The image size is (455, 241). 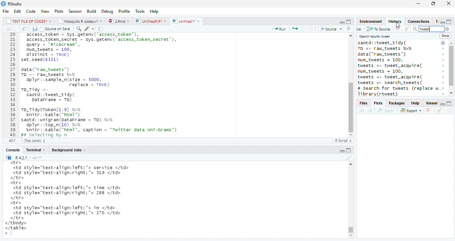 I want to click on Search results tweet, so click(x=394, y=36).